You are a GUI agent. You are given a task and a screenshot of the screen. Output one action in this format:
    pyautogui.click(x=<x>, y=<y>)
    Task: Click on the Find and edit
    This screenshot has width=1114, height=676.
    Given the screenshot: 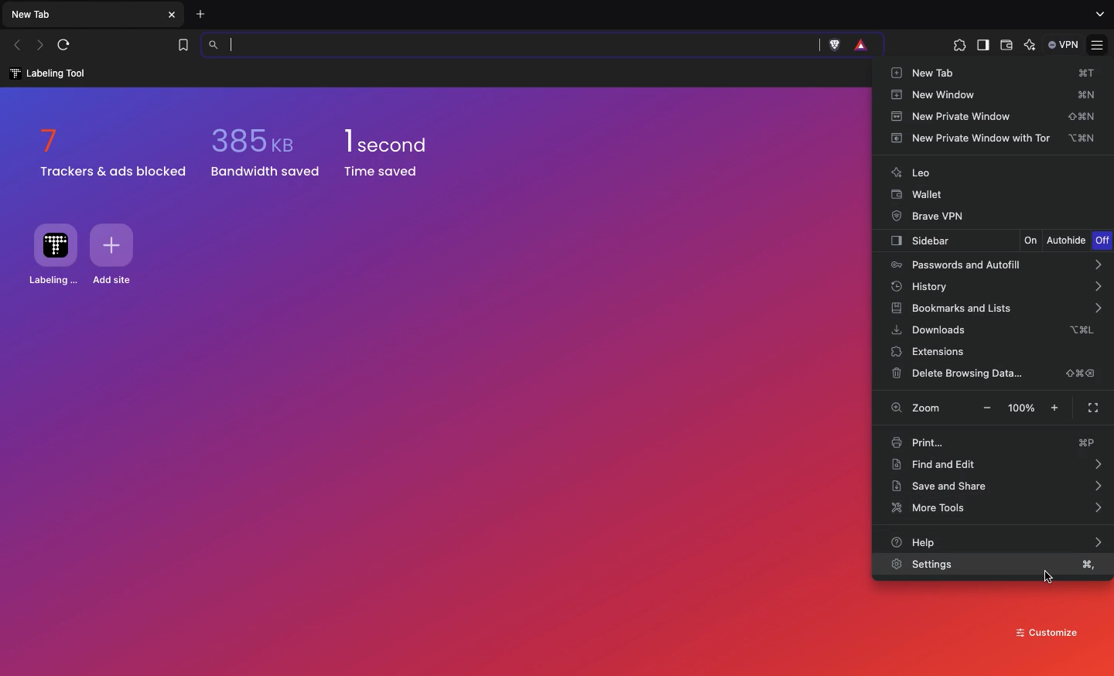 What is the action you would take?
    pyautogui.click(x=1000, y=466)
    